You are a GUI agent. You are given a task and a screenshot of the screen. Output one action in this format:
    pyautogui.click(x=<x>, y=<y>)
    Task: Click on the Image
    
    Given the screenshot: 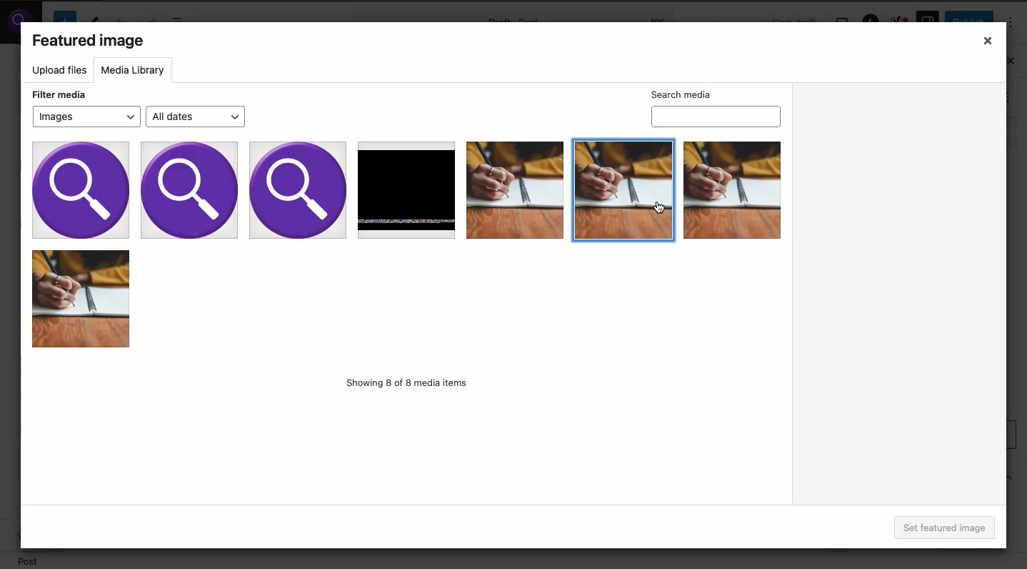 What is the action you would take?
    pyautogui.click(x=405, y=189)
    